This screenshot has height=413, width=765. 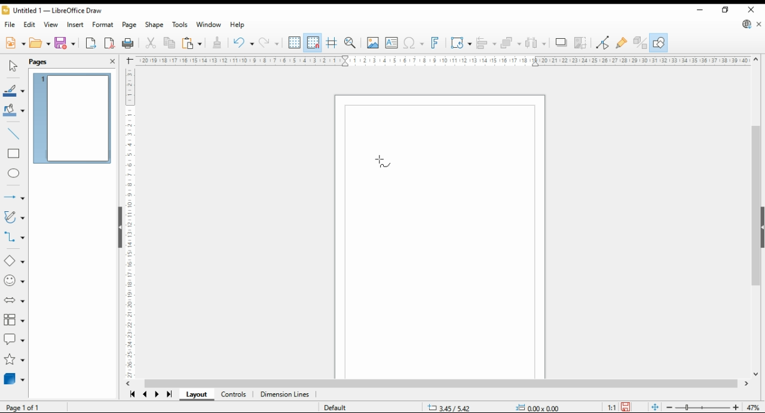 What do you see at coordinates (622, 43) in the screenshot?
I see `show gluepoint functions` at bounding box center [622, 43].